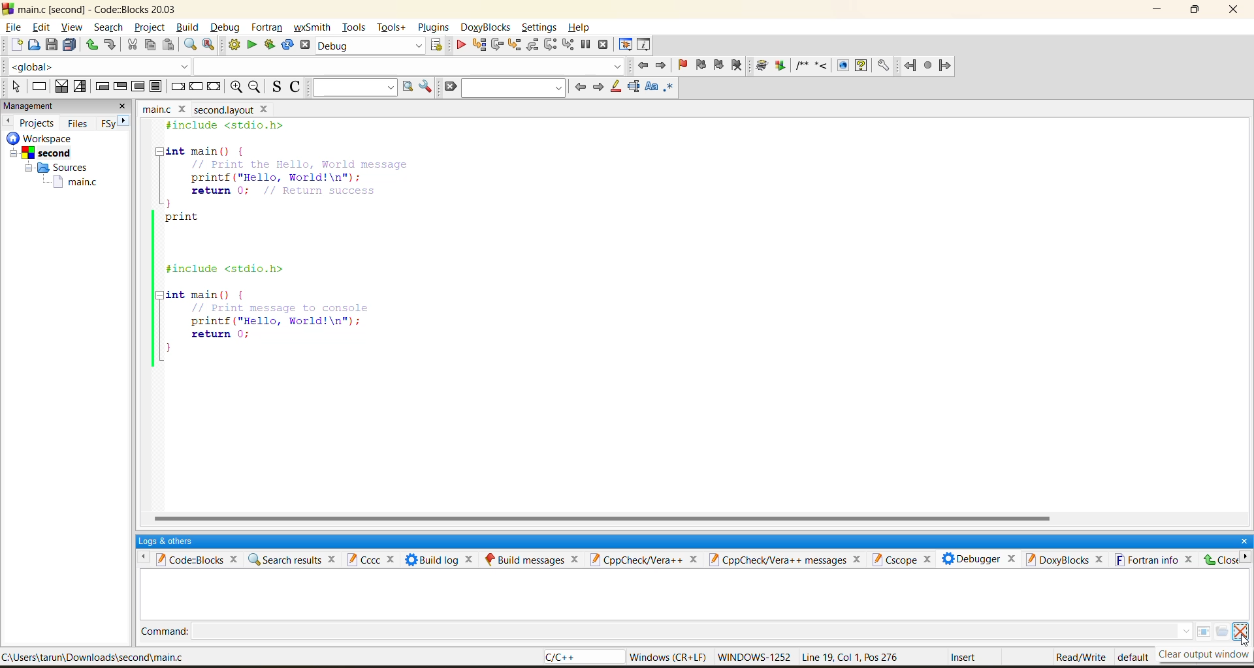 Image resolution: width=1254 pixels, height=668 pixels. What do you see at coordinates (1066, 561) in the screenshot?
I see `doxyblocks` at bounding box center [1066, 561].